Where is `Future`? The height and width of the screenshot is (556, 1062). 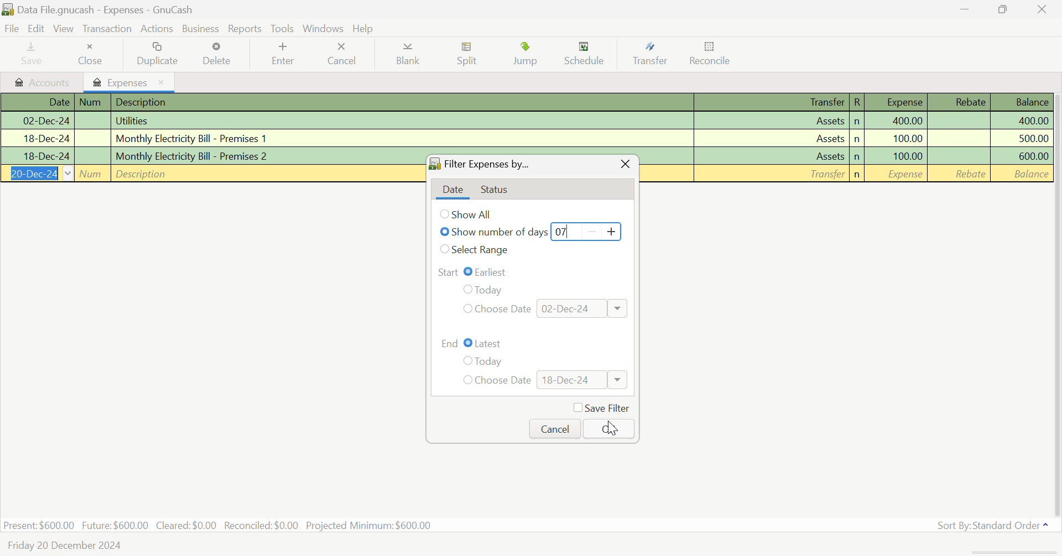
Future is located at coordinates (115, 525).